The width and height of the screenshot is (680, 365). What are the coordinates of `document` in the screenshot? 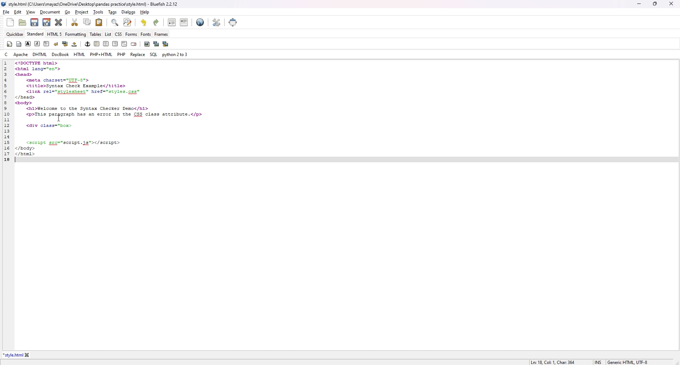 It's located at (50, 12).